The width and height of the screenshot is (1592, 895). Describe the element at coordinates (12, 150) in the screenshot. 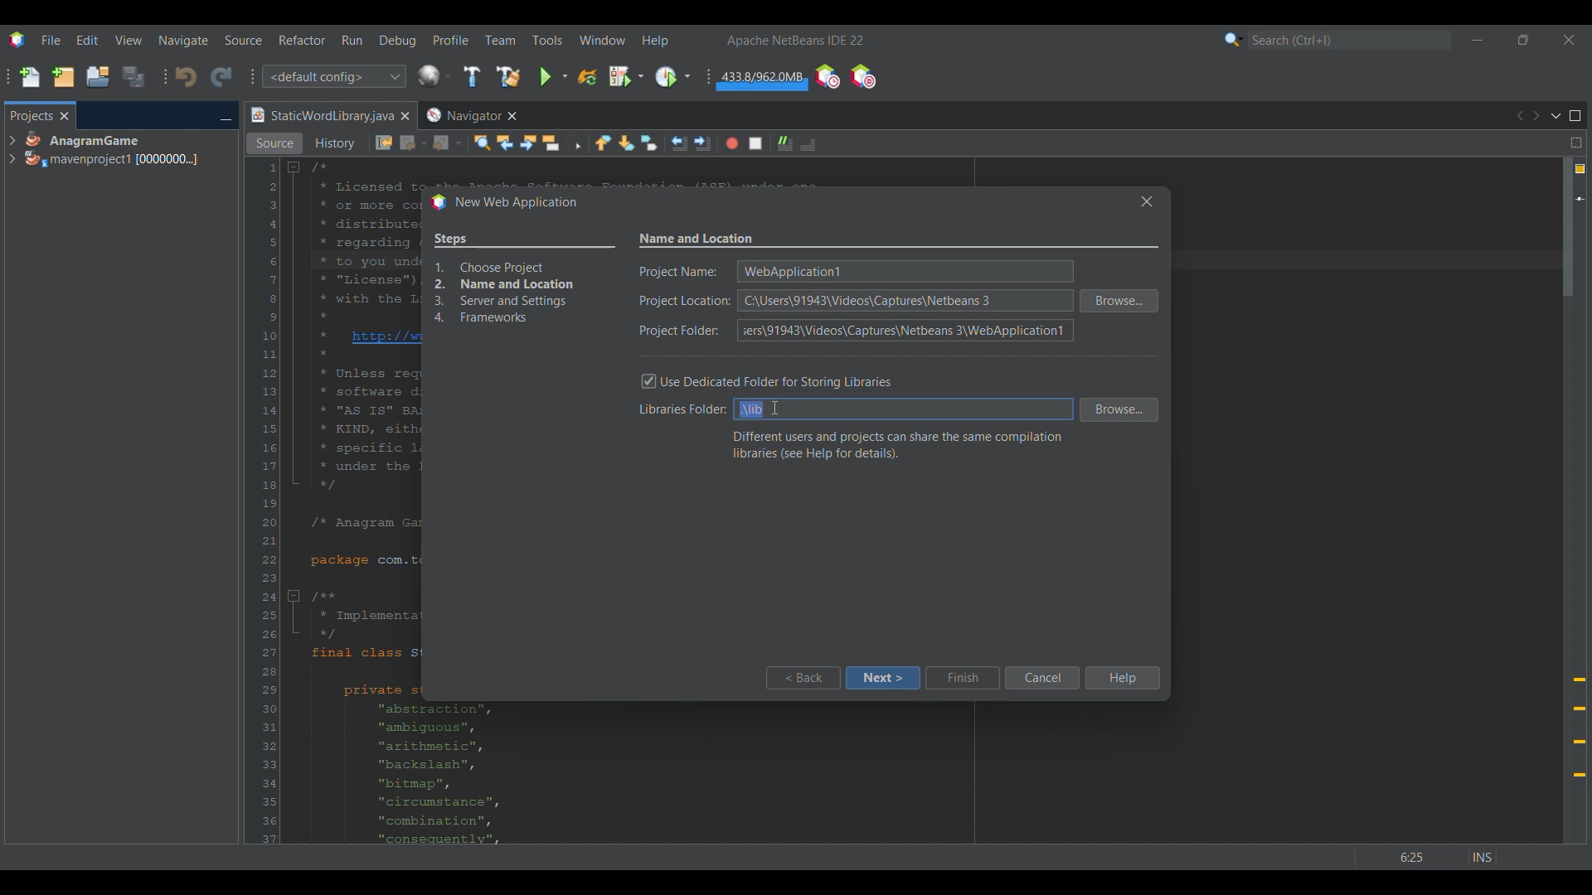

I see `Expand` at that location.